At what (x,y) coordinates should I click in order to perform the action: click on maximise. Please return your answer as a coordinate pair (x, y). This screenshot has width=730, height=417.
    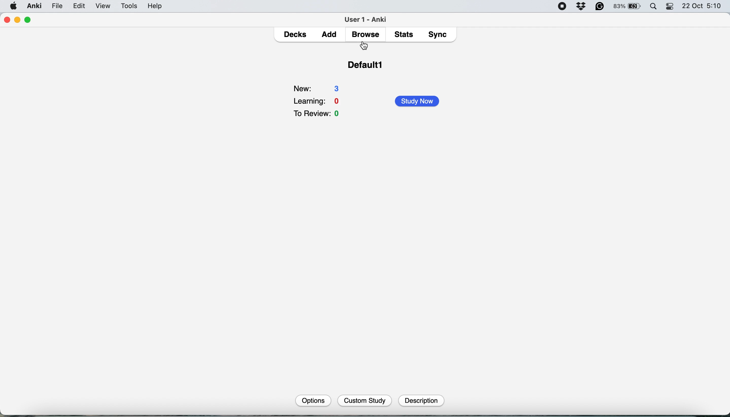
    Looking at the image, I should click on (28, 20).